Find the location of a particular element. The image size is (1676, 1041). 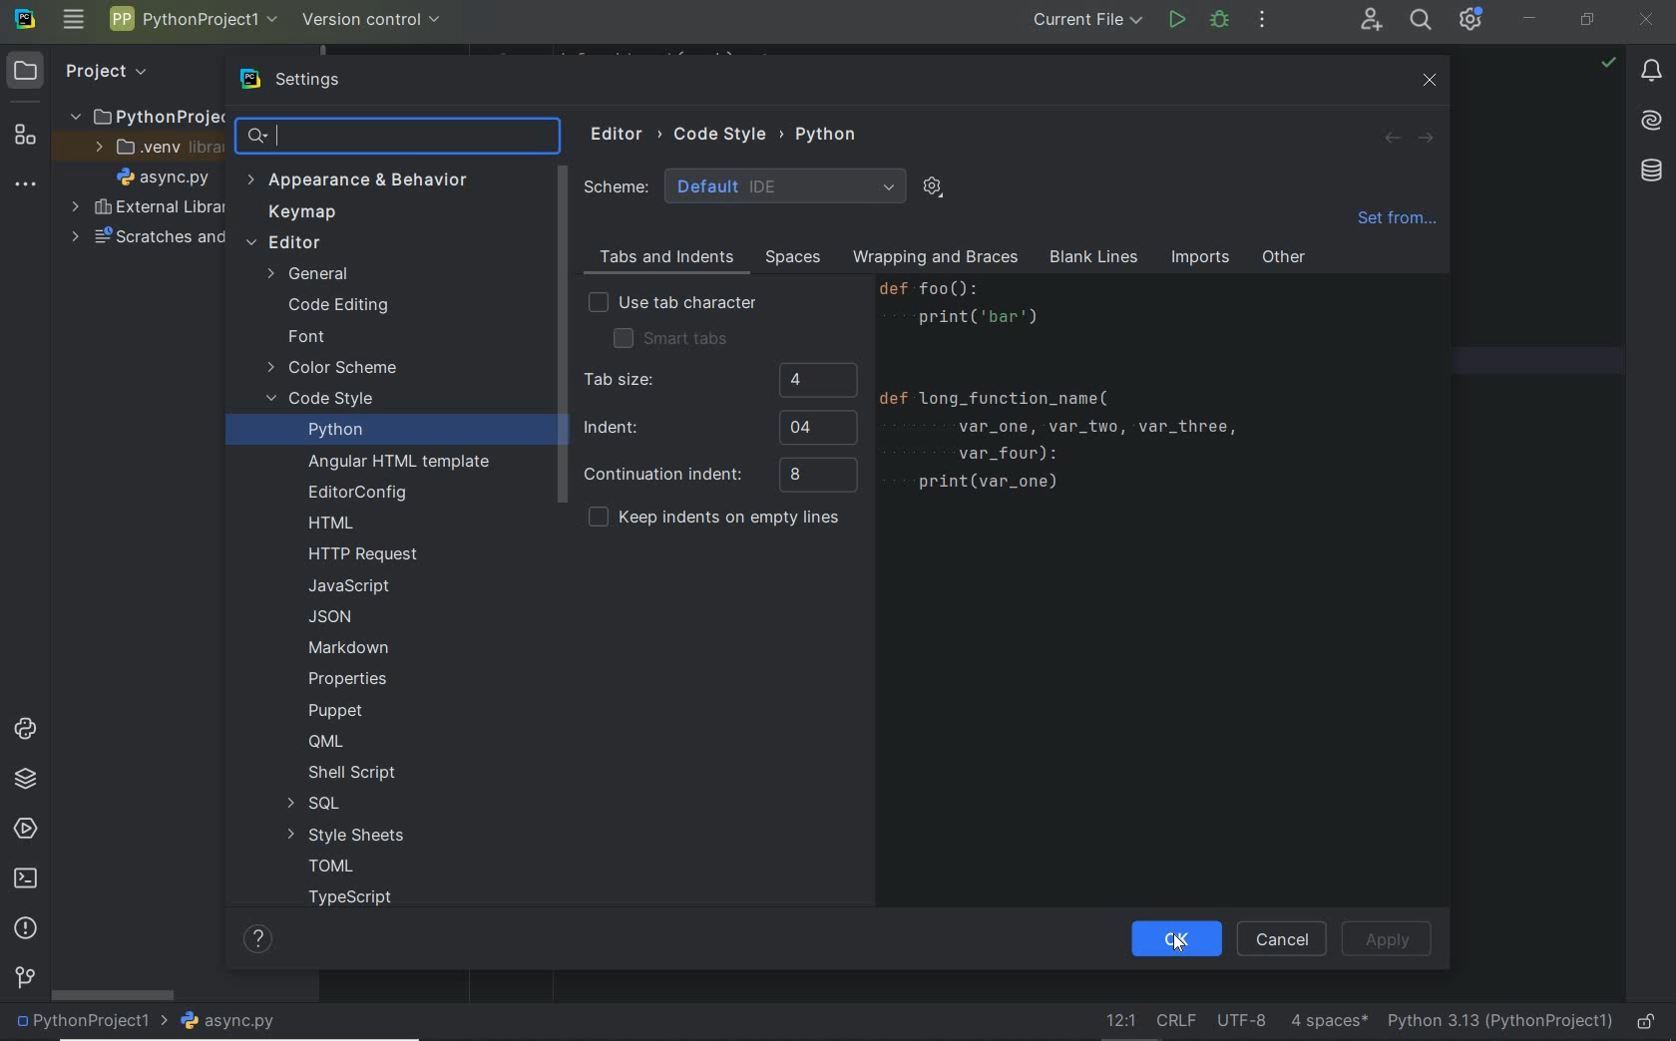

restore down is located at coordinates (1587, 24).